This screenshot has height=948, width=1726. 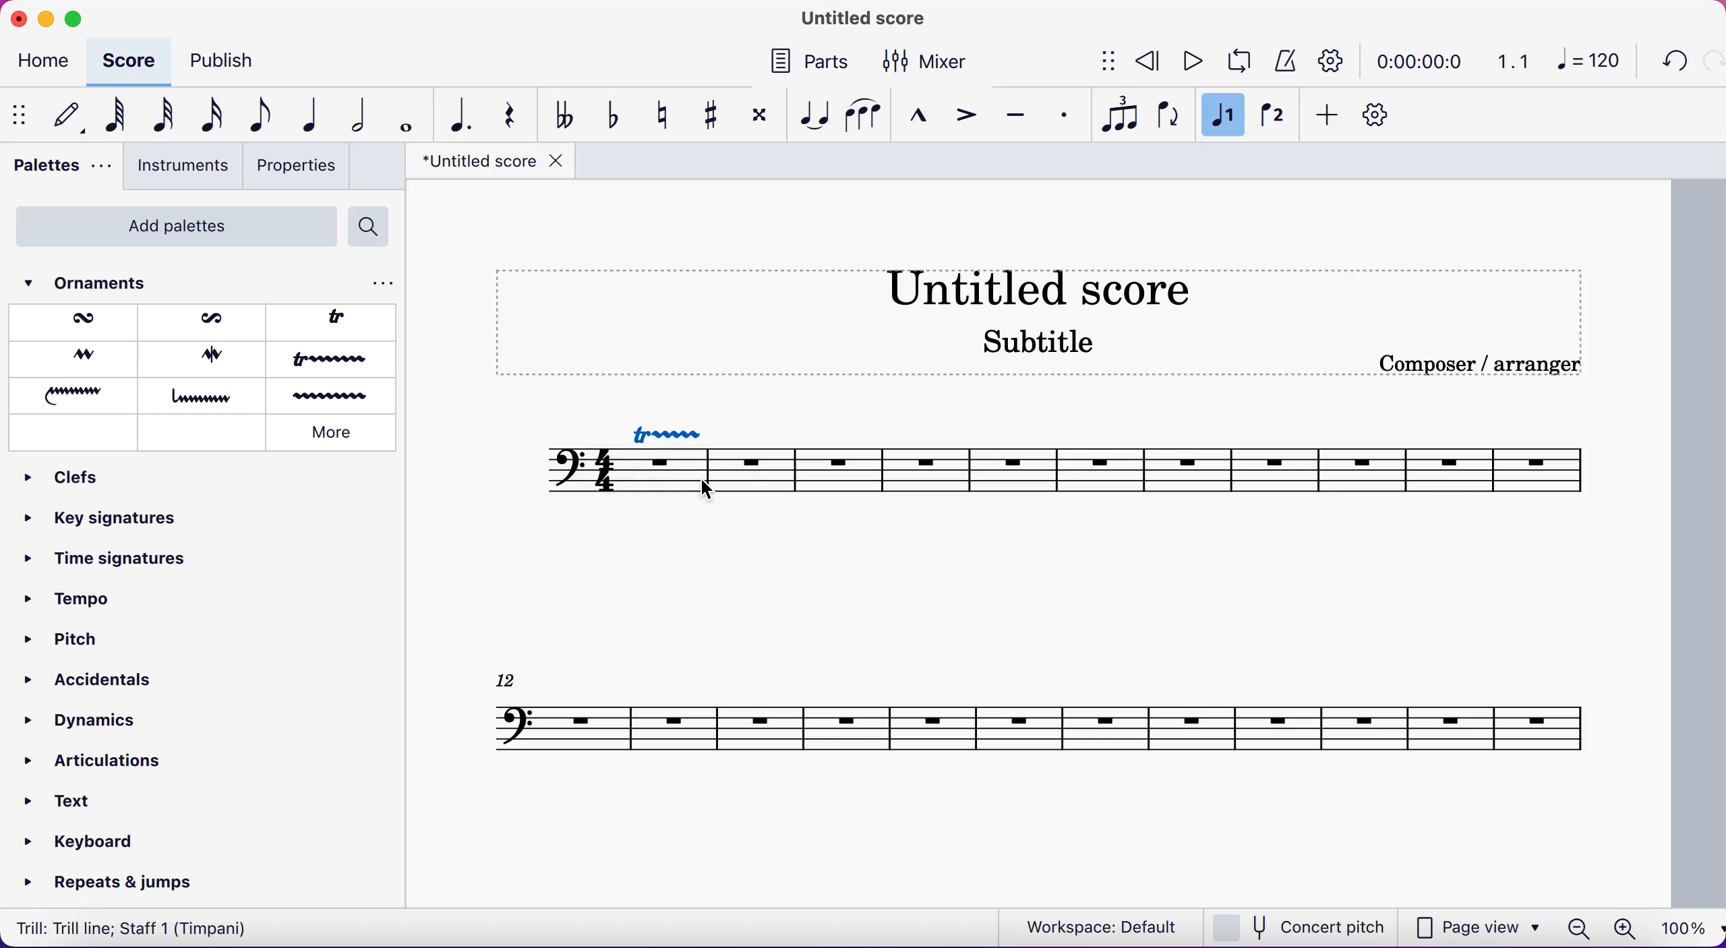 I want to click on score, so click(x=1088, y=466).